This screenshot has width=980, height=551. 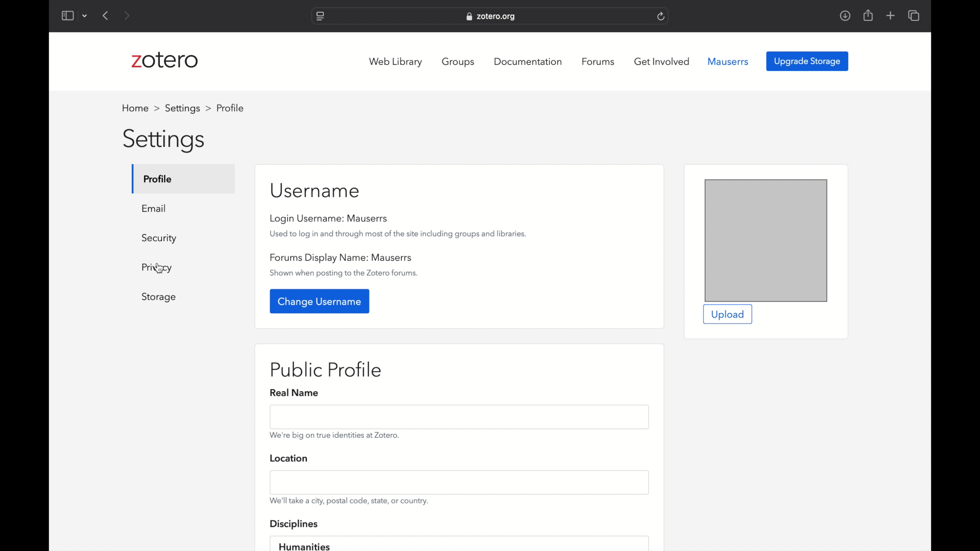 I want to click on mauserrs, so click(x=730, y=62).